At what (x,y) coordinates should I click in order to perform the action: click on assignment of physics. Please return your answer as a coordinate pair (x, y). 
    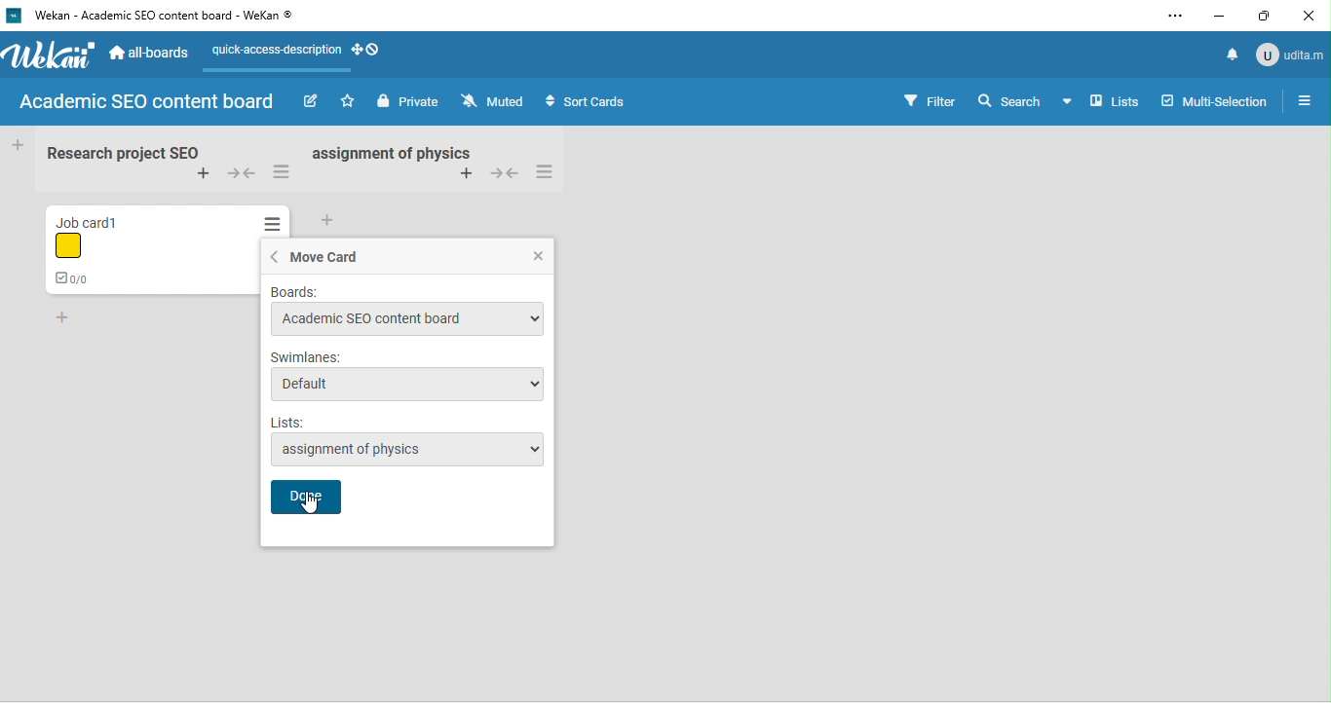
    Looking at the image, I should click on (404, 154).